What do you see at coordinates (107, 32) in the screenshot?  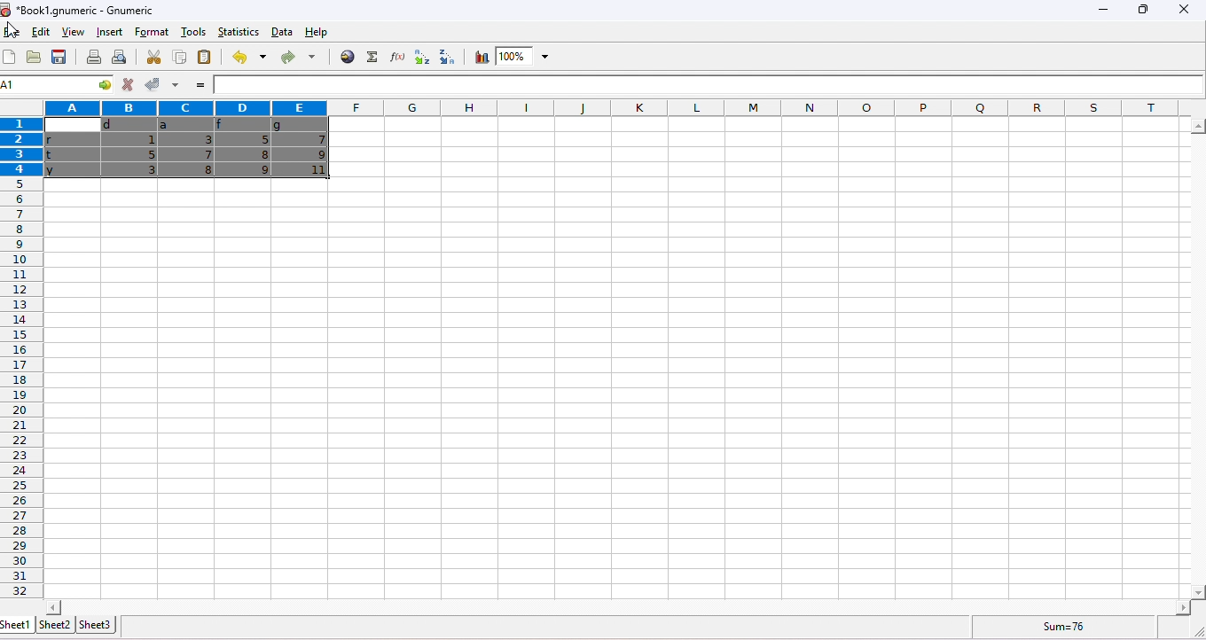 I see `insert` at bounding box center [107, 32].